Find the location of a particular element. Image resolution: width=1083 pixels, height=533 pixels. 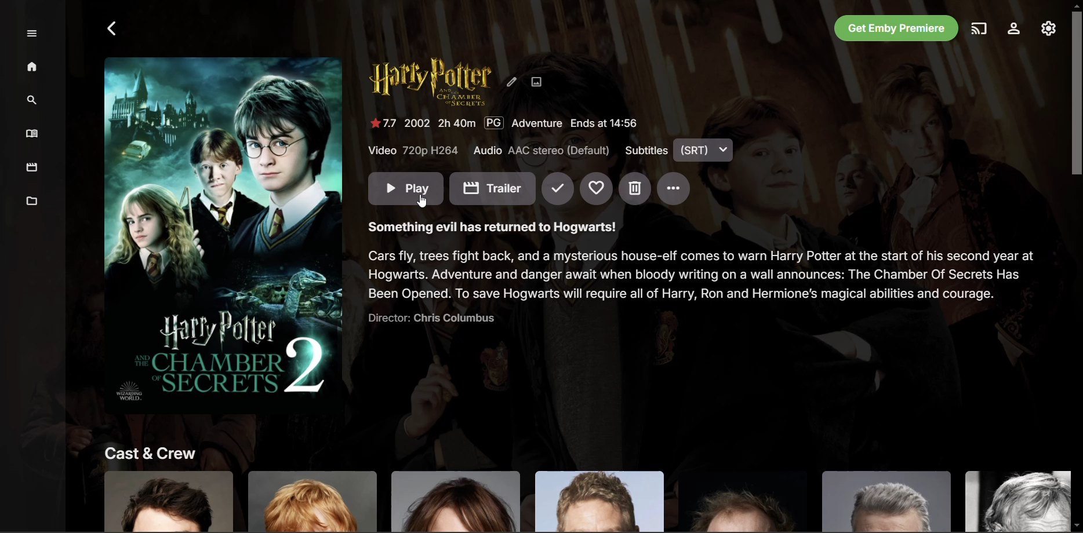

Metadata Manager is located at coordinates (34, 203).